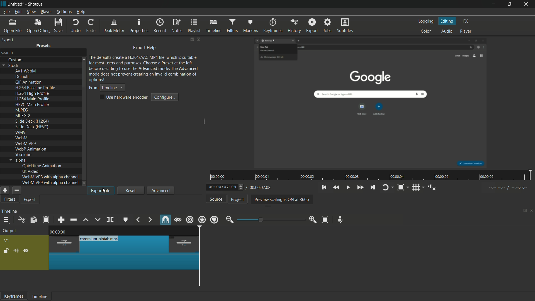  What do you see at coordinates (223, 188) in the screenshot?
I see `current time` at bounding box center [223, 188].